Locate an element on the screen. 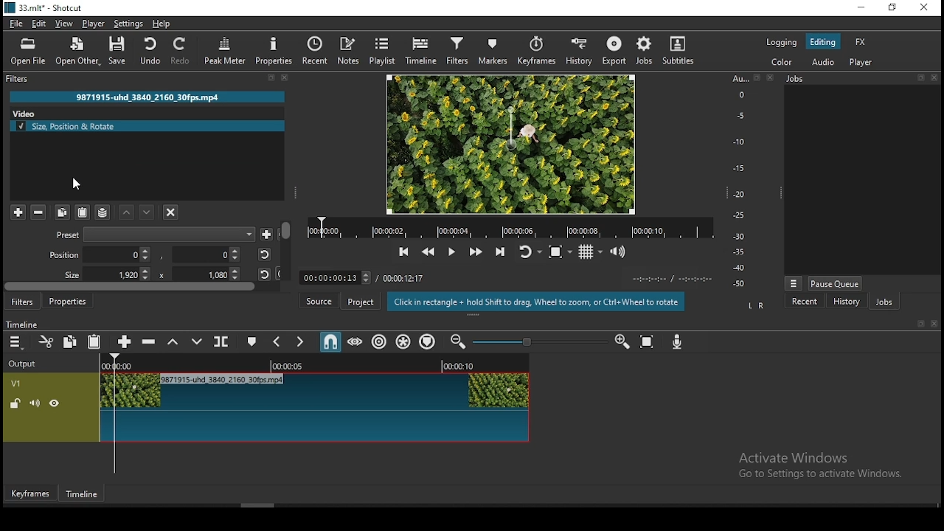 This screenshot has width=944, height=531. paste is located at coordinates (96, 341).